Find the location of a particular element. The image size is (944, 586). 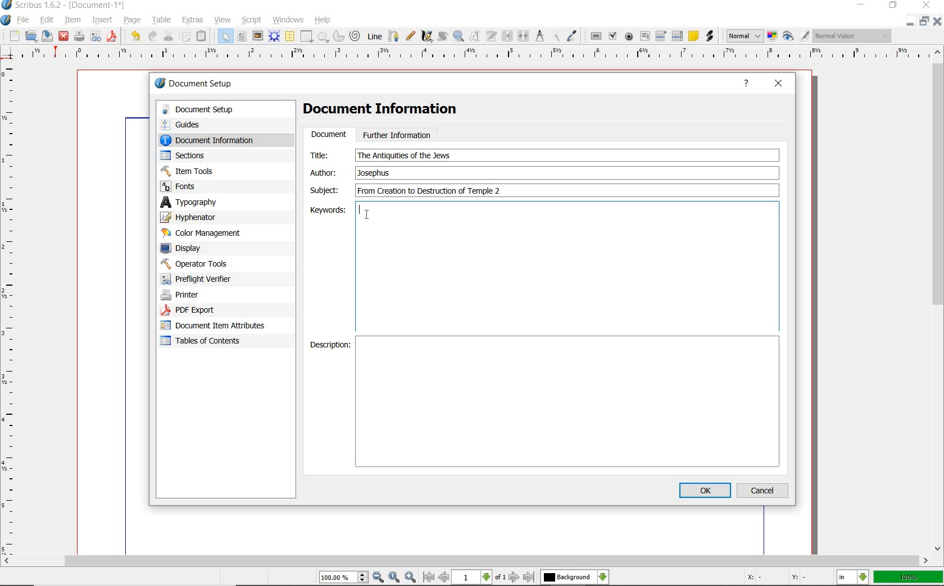

typography is located at coordinates (205, 202).